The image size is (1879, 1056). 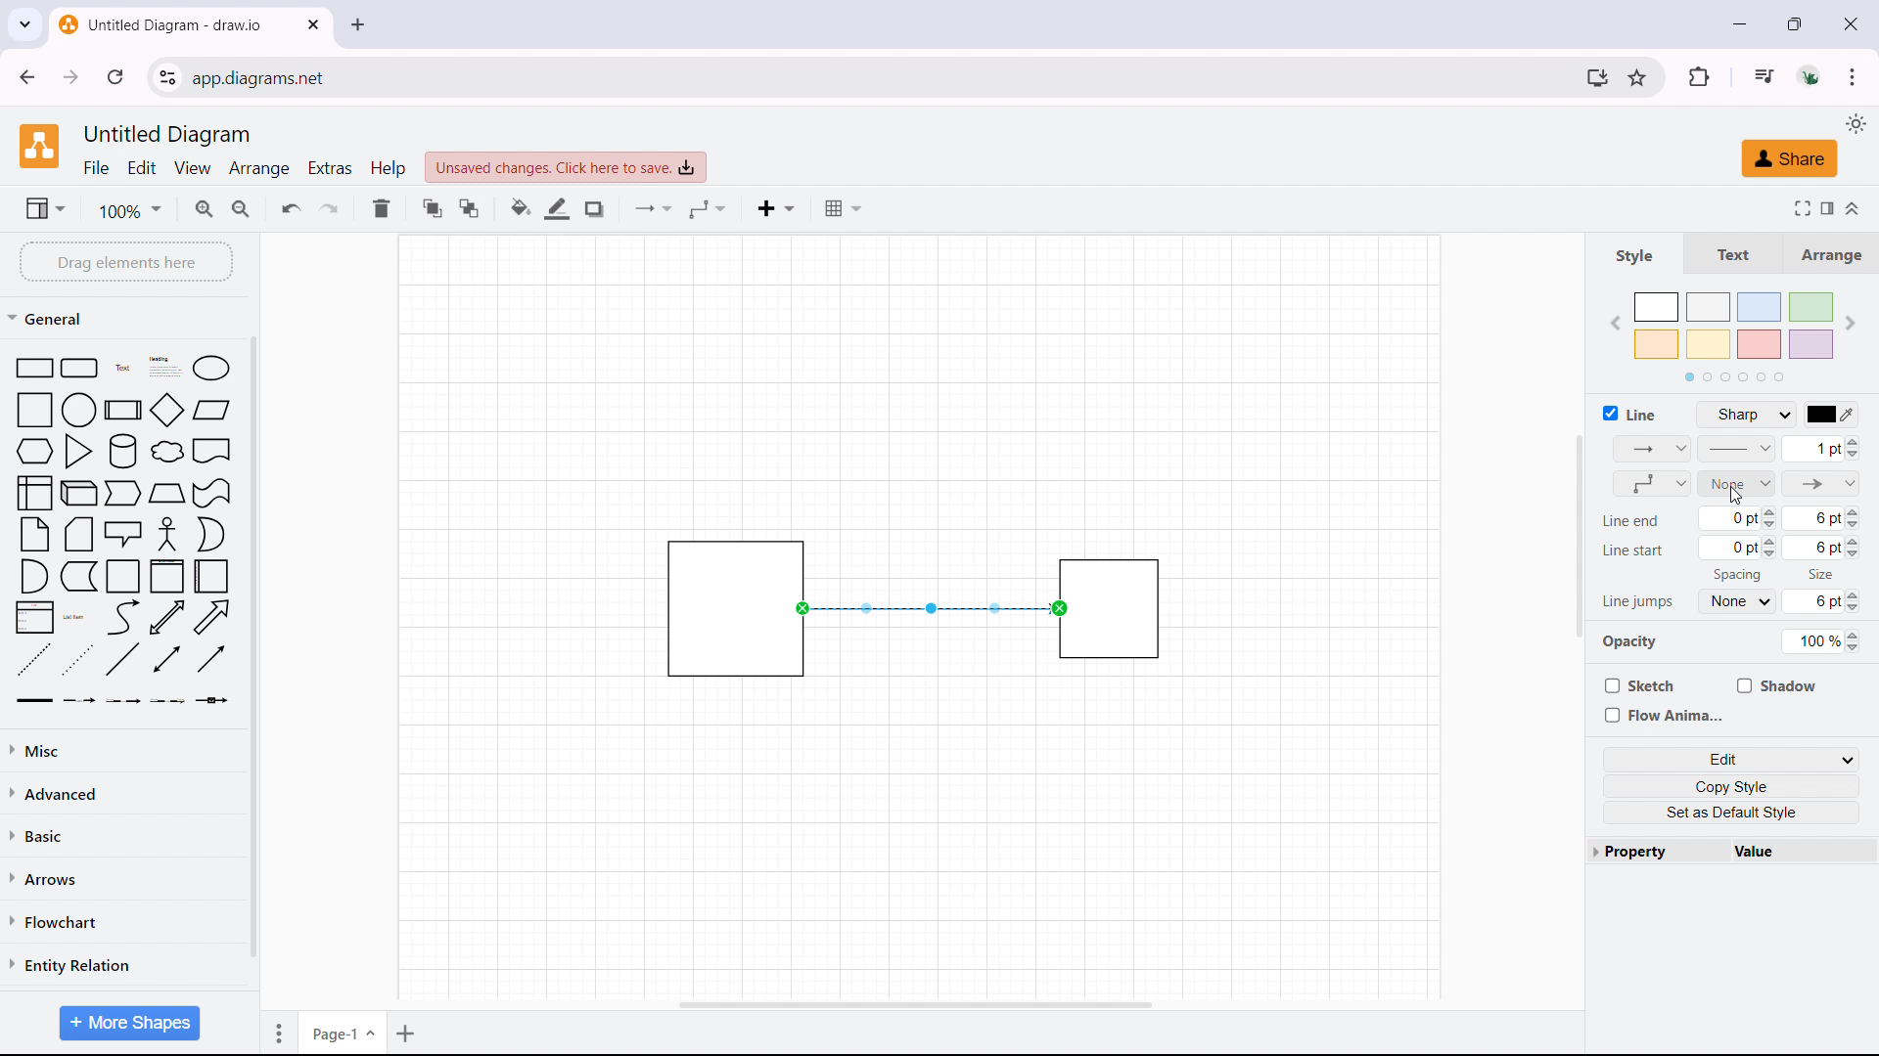 I want to click on move, so click(x=275, y=1032).